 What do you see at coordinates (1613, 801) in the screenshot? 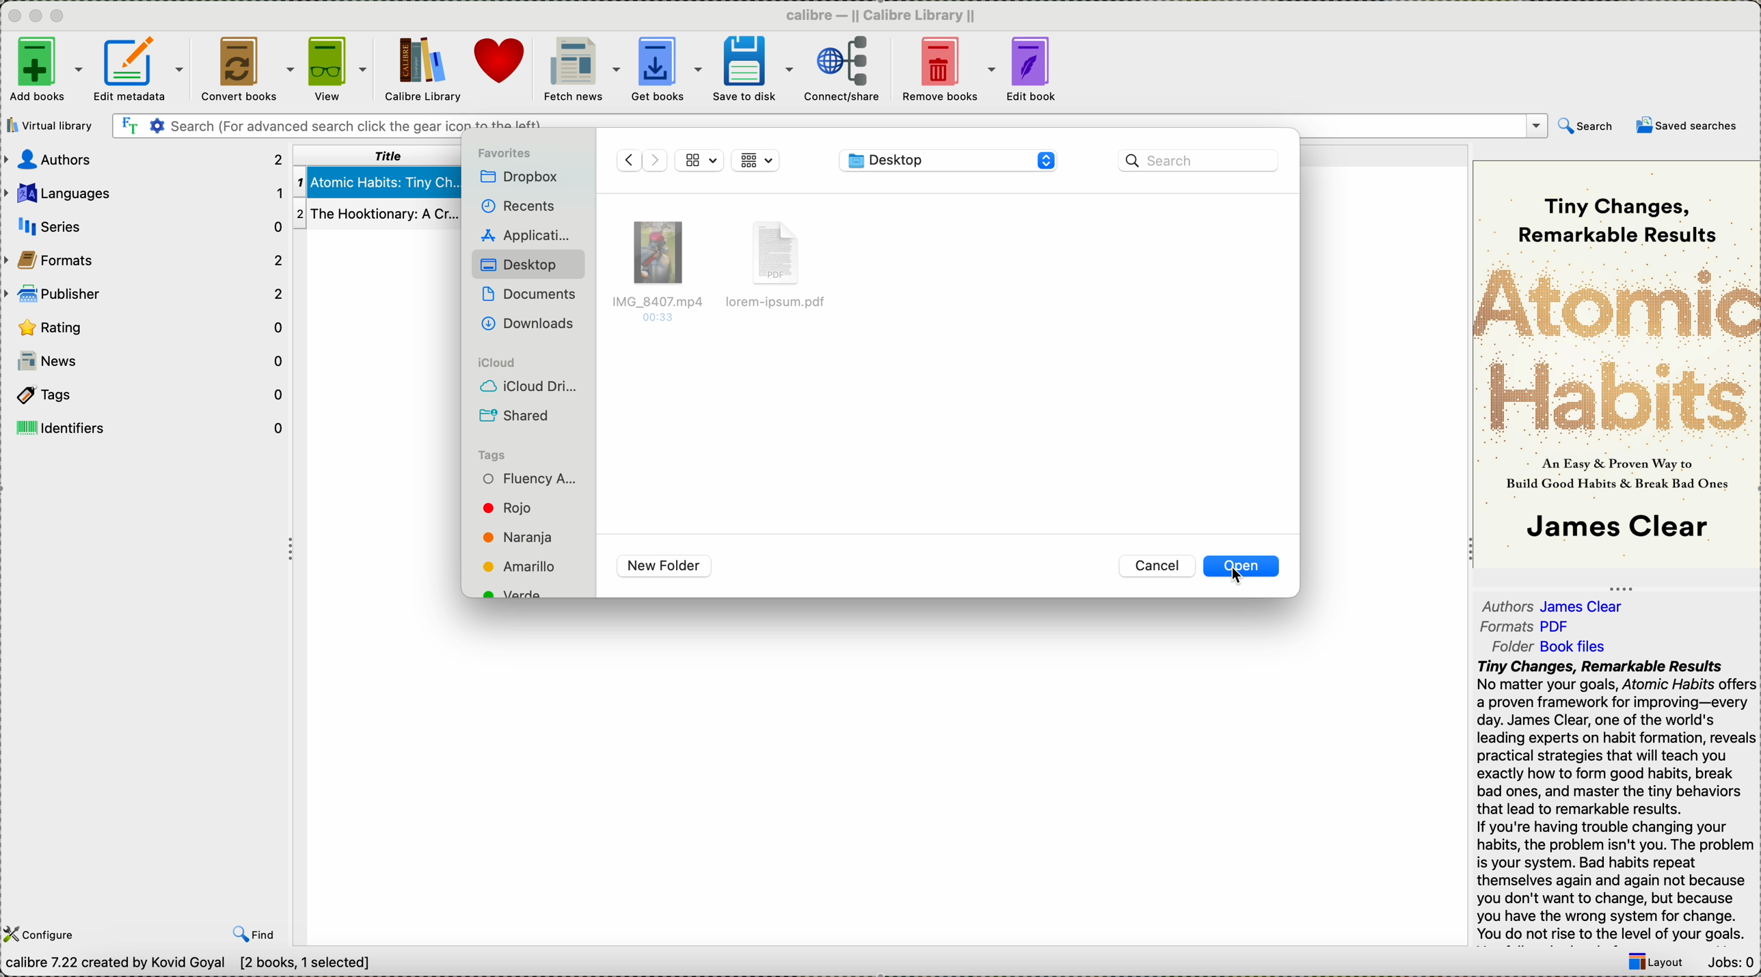
I see `Tiny Changes, Remarkable ResultsNo matter your goals, Atomic Habits offersa proven framework for improving—everyday. James Clear, one of the world'sleading experts on habit formation, revealspractical strategies that will teach youexactly how to form good habits, breakbad ones, and master the tiny behaviorsthat lead to remarkable results.If you're having trouble changing yourhabits, the problem isn't you. The problemis your system. Bad habits repeatthemselves again and again not becauseyou don't want to change, but becauseyou have the wrong system for change.You do not rise to the level of your goals.` at bounding box center [1613, 801].